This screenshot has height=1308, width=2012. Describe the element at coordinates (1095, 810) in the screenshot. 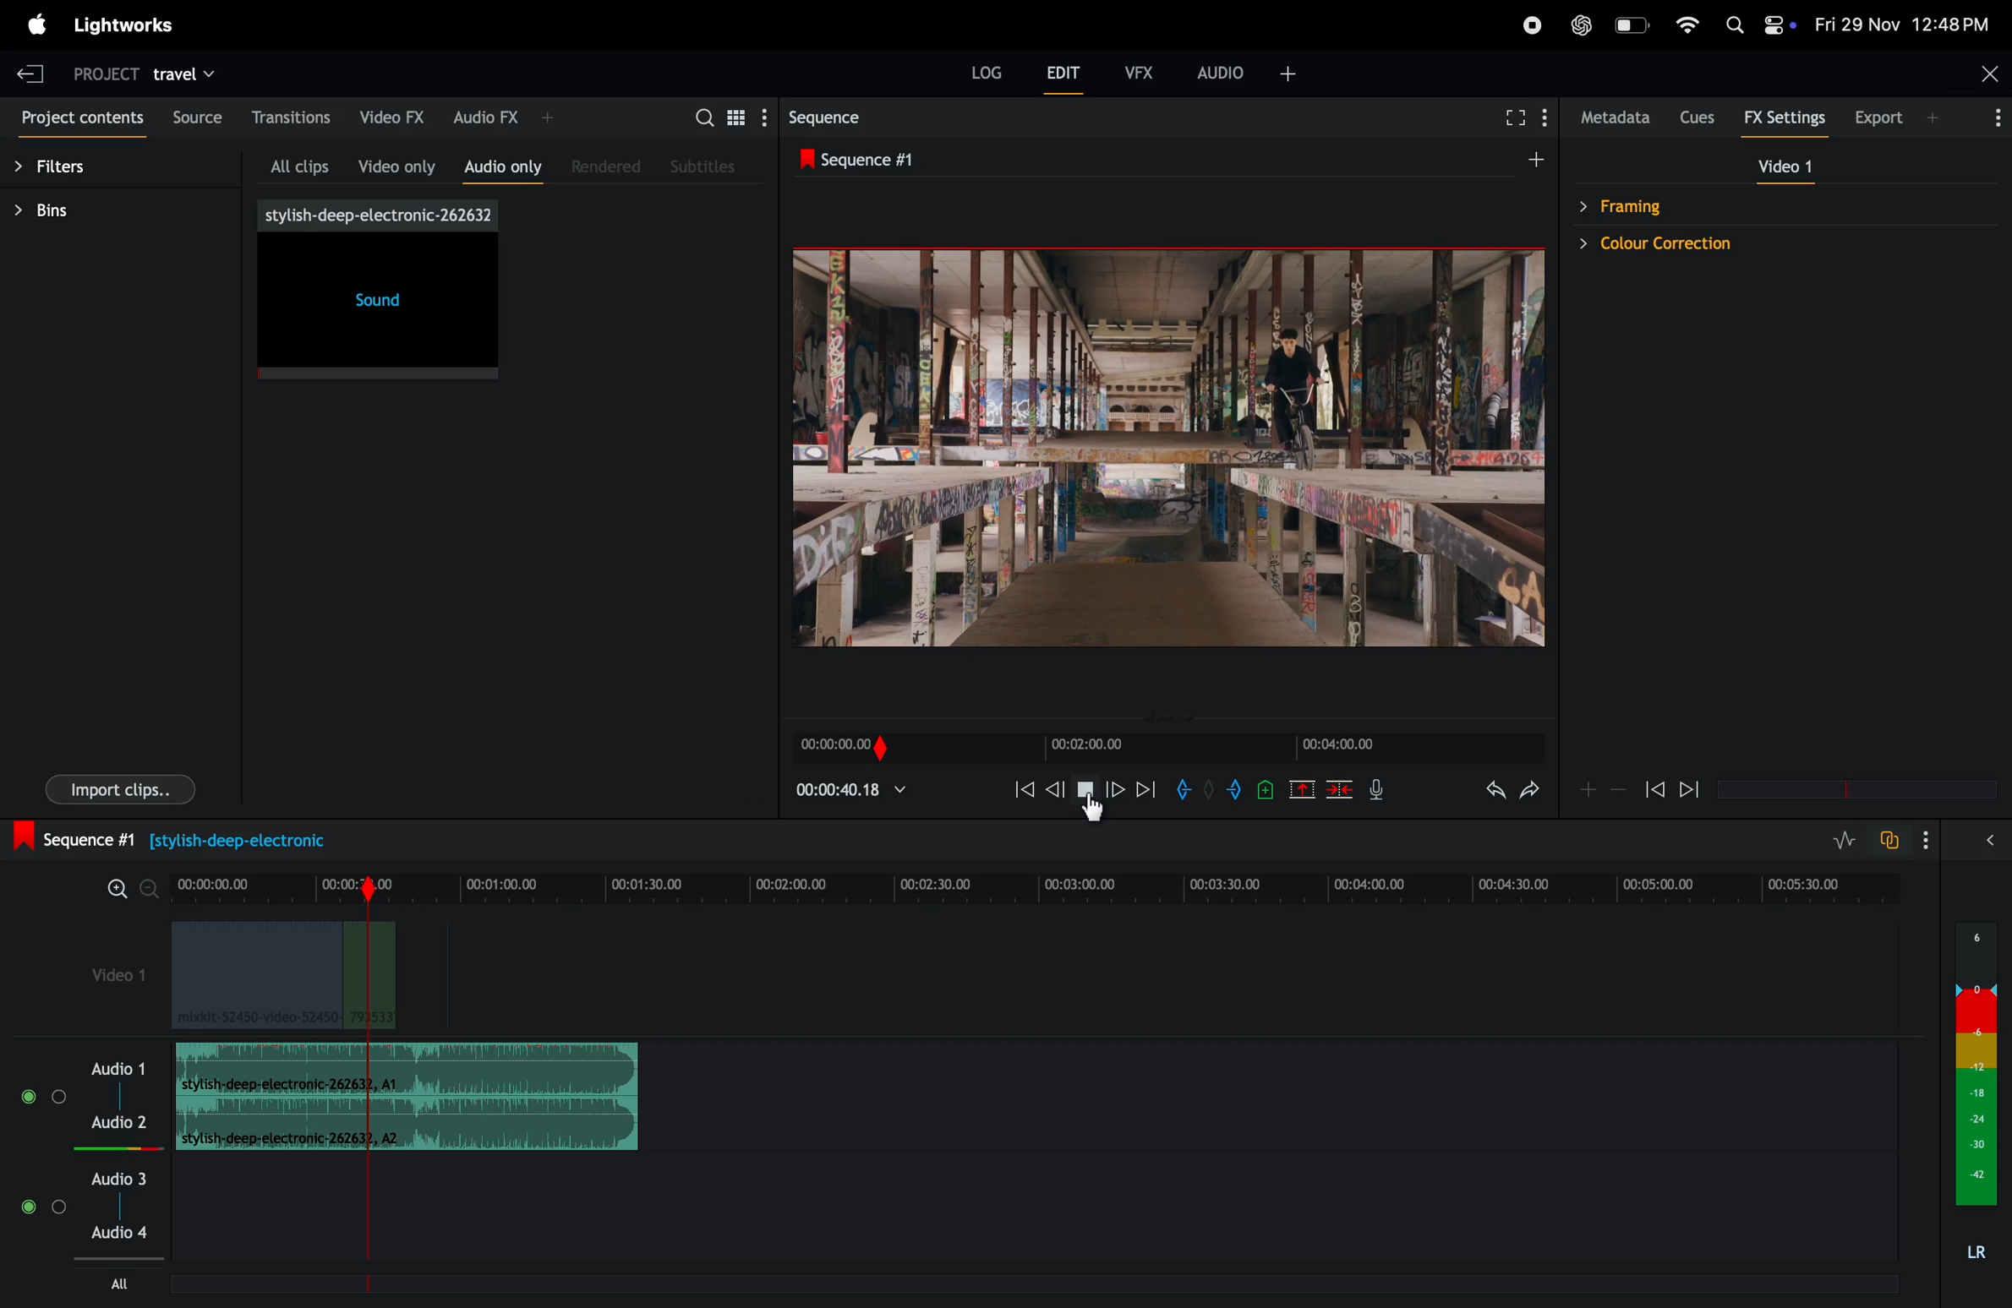

I see `Mouse Cursor` at that location.